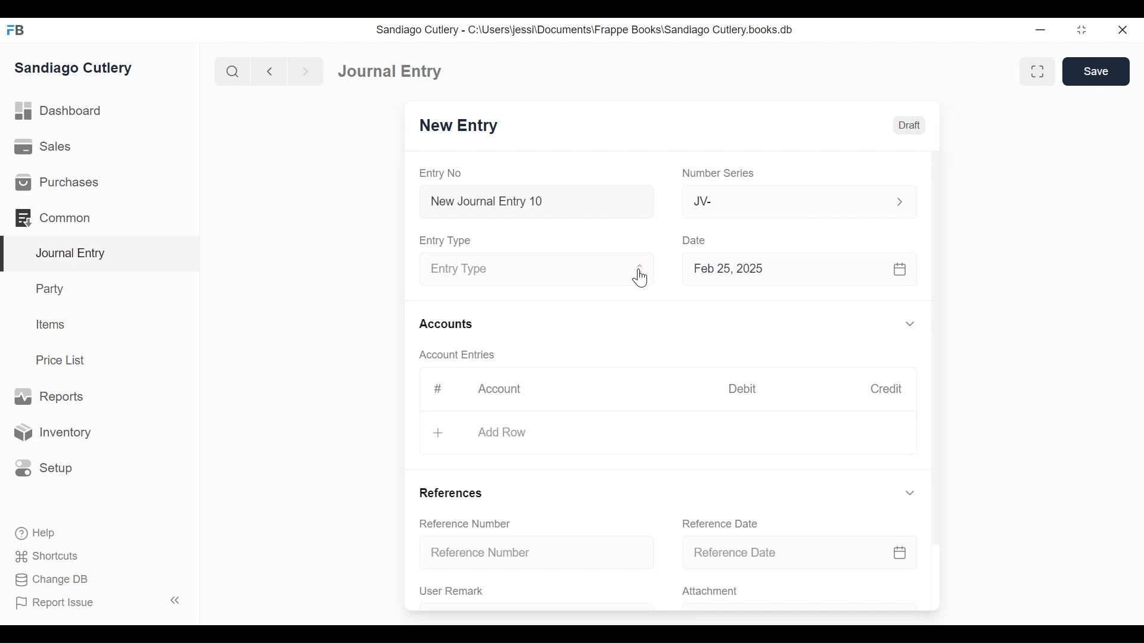  Describe the element at coordinates (63, 360) in the screenshot. I see `Price List` at that location.